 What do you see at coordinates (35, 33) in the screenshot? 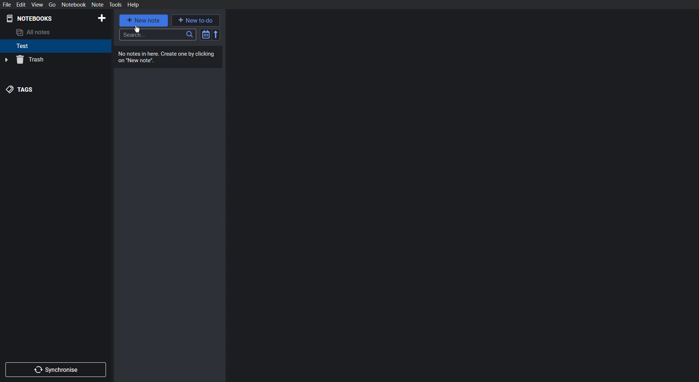
I see `All notes` at bounding box center [35, 33].